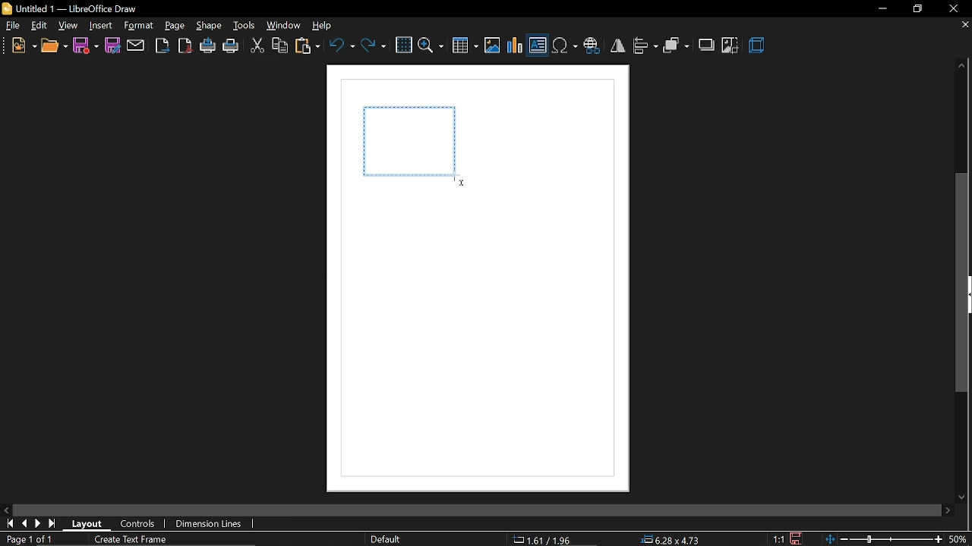 This screenshot has height=546, width=972. Describe the element at coordinates (885, 539) in the screenshot. I see `change zoom` at that location.